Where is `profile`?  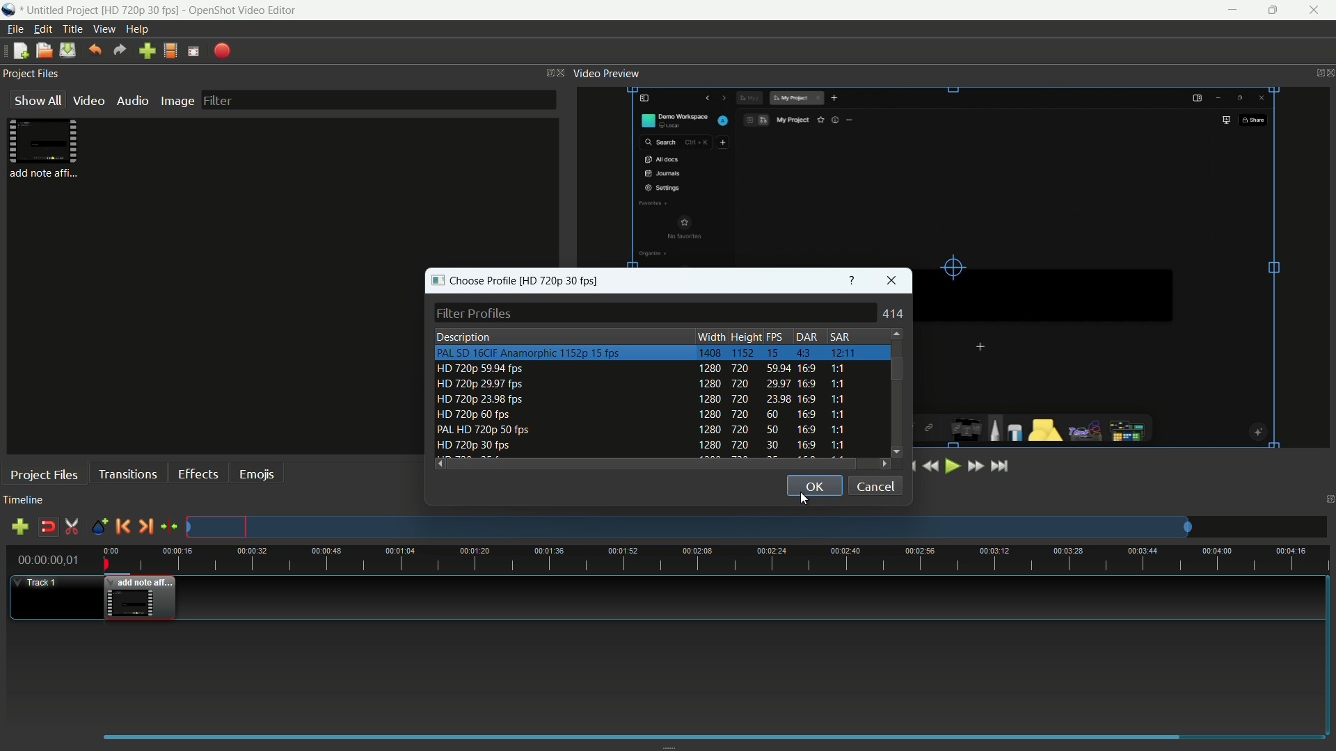
profile is located at coordinates (170, 52).